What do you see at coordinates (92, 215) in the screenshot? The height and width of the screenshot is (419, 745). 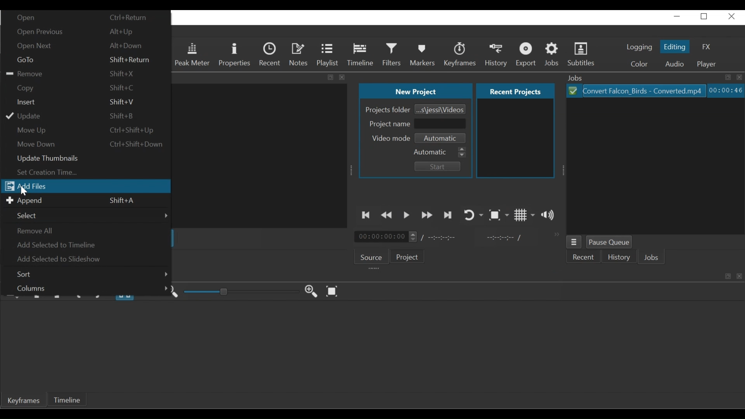 I see `Select` at bounding box center [92, 215].